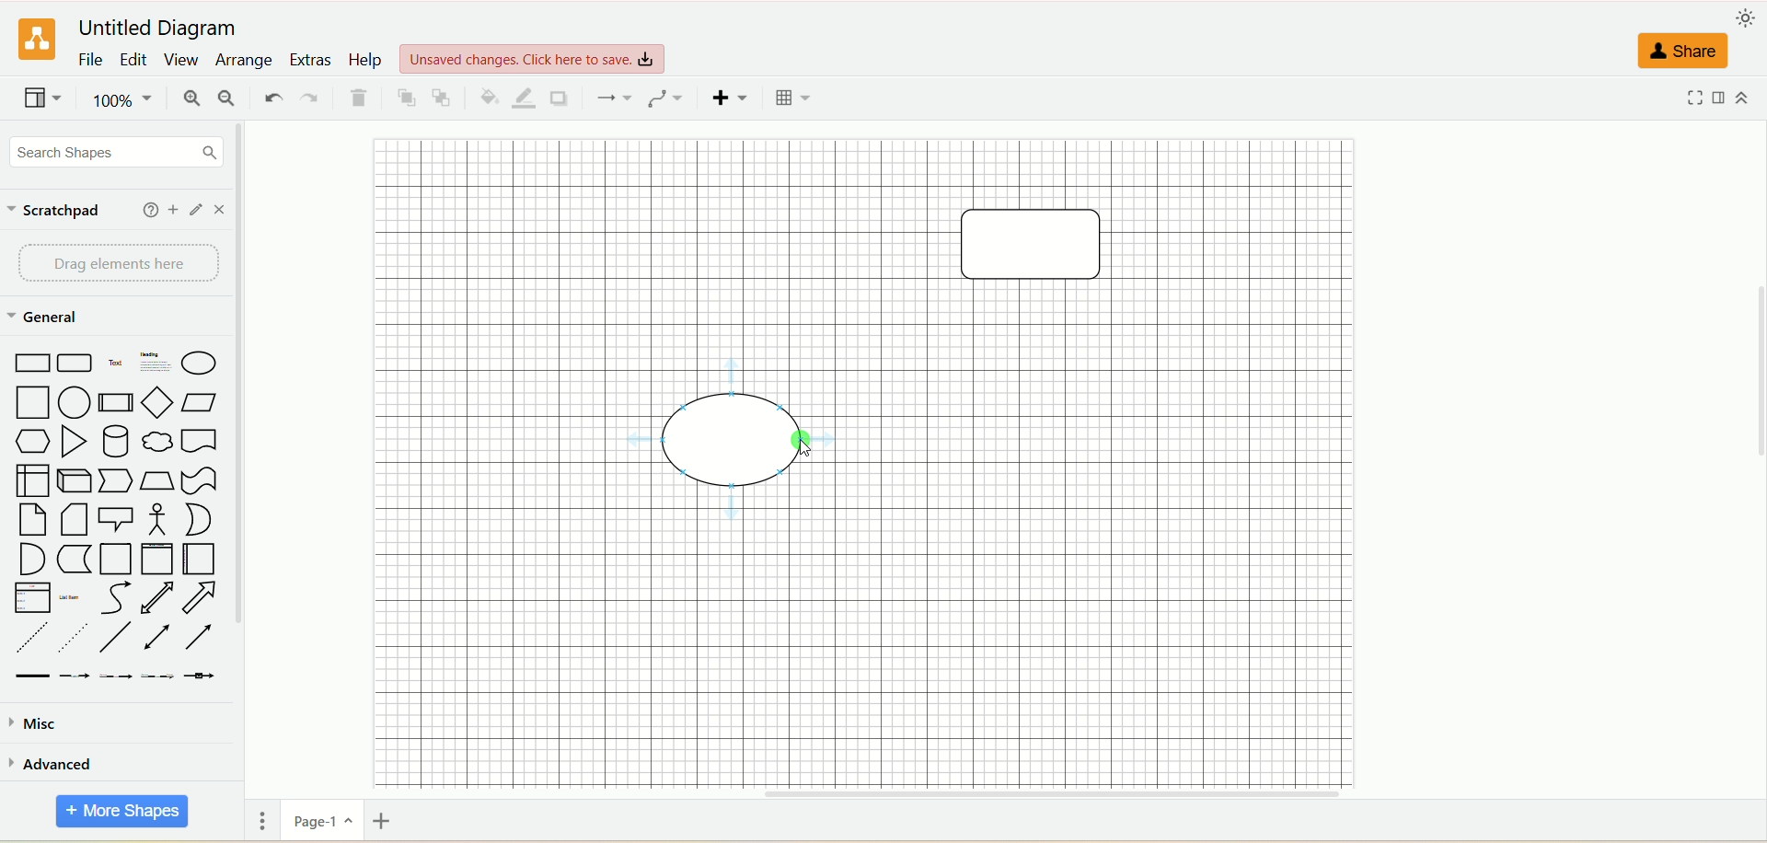  What do you see at coordinates (404, 98) in the screenshot?
I see `to front` at bounding box center [404, 98].